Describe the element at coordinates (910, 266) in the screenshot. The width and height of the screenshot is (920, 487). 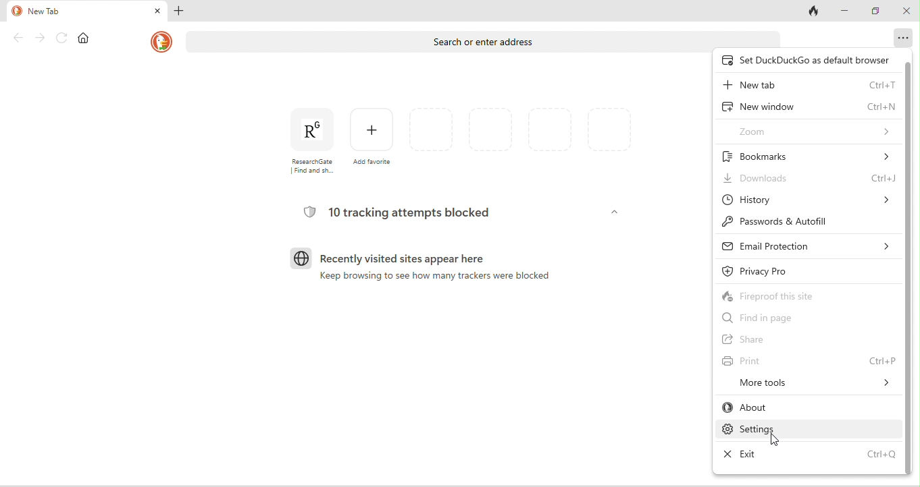
I see `vertical scroll bar` at that location.